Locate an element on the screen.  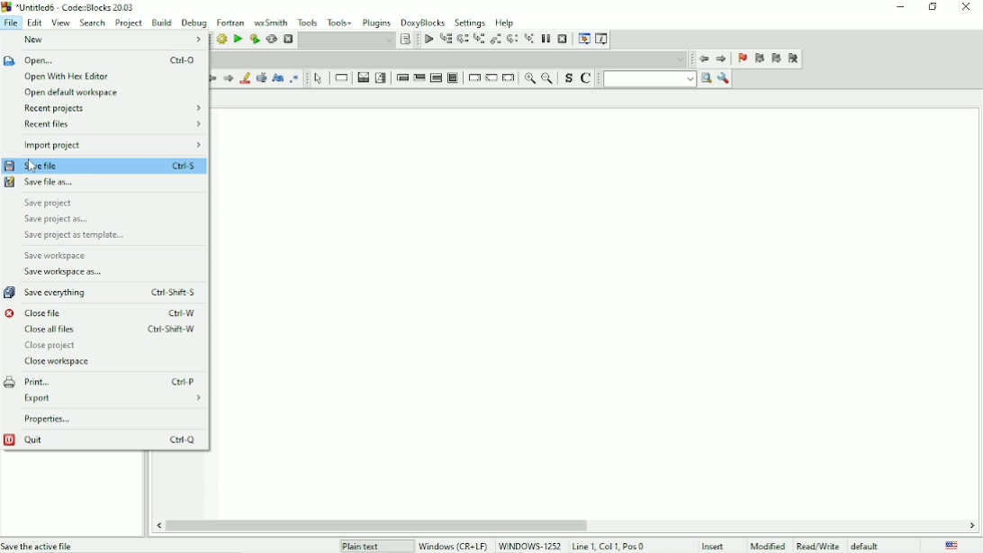
Jump back is located at coordinates (703, 59).